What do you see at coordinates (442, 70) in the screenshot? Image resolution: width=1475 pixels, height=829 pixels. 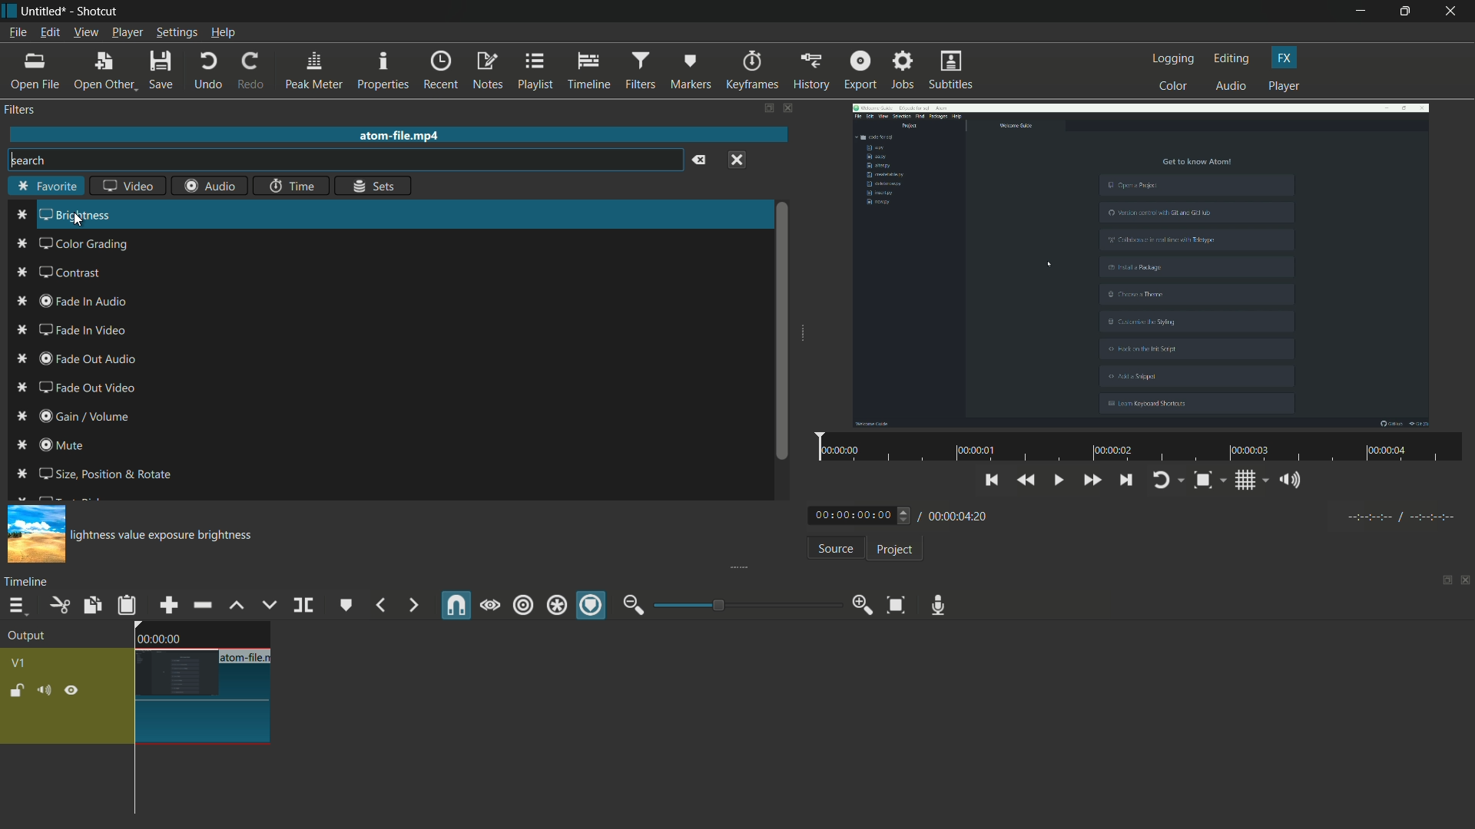 I see `recent` at bounding box center [442, 70].